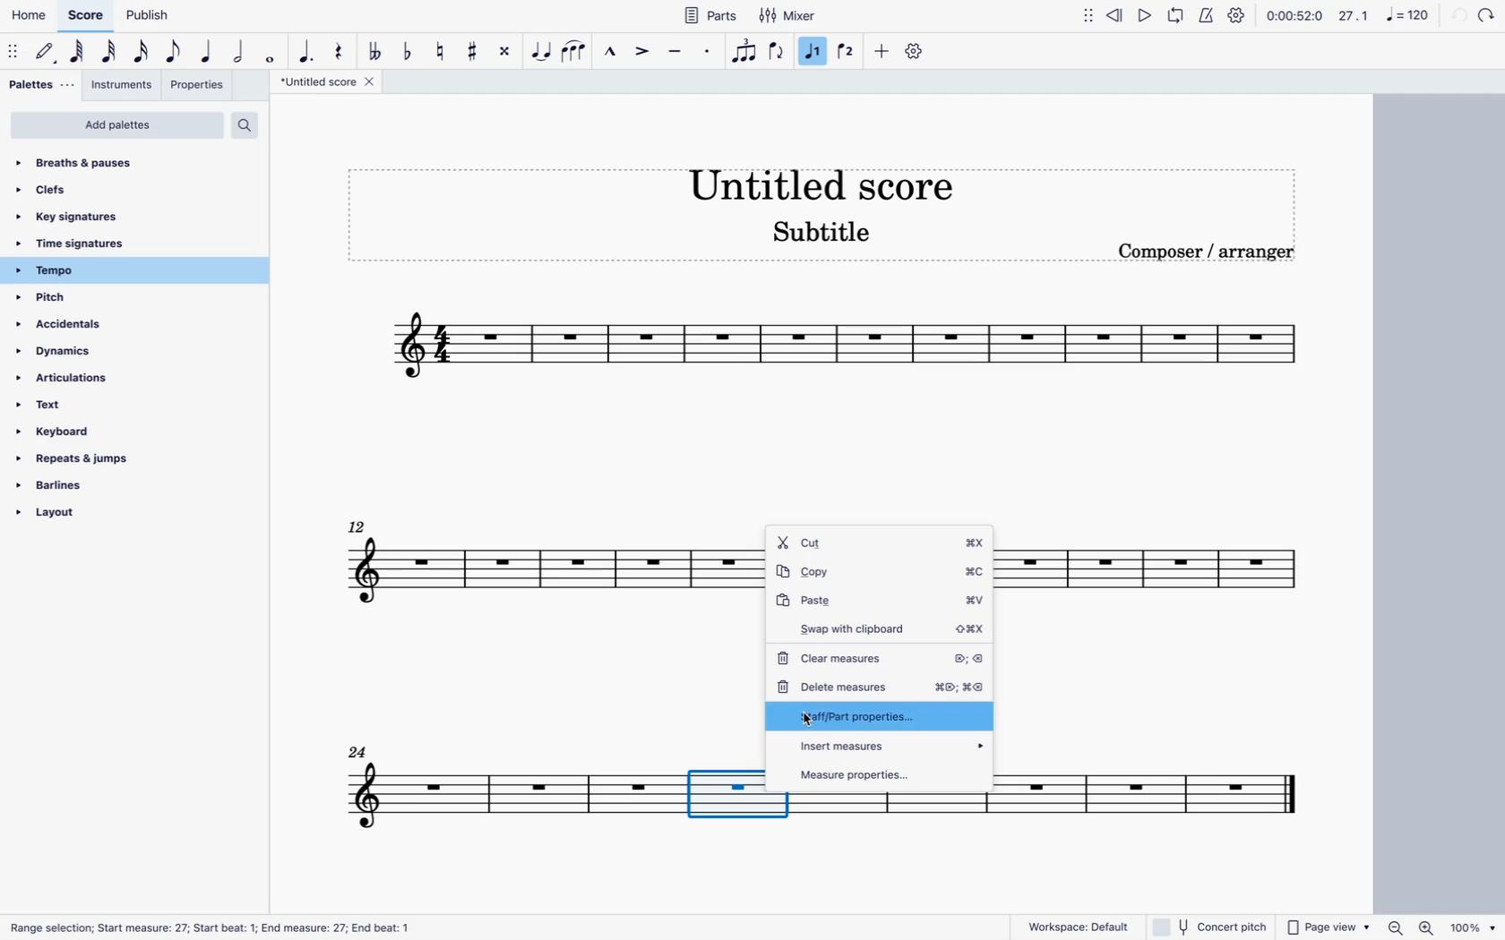 The height and width of the screenshot is (940, 1505). I want to click on zoom, so click(1440, 926).